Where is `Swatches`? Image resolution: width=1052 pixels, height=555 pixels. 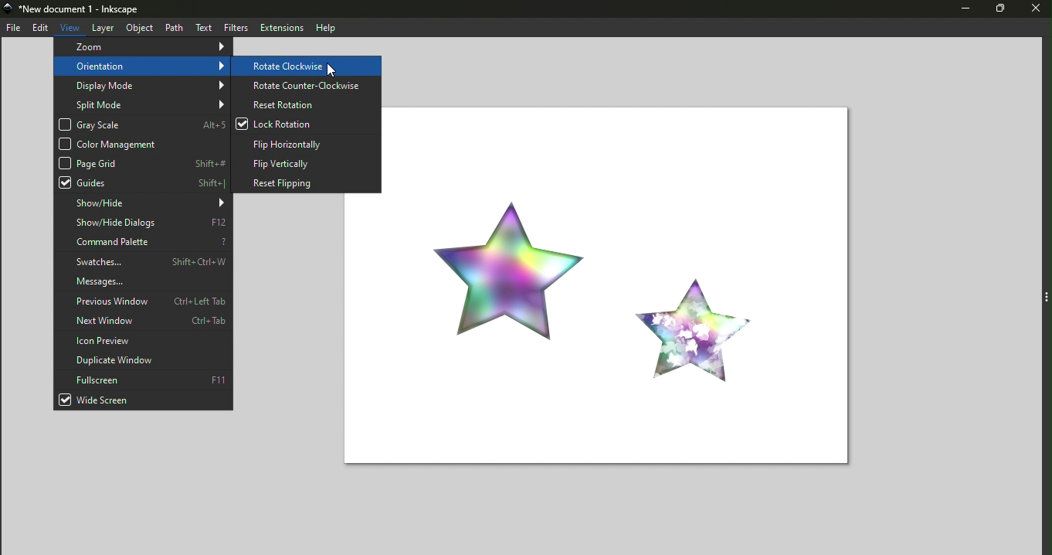 Swatches is located at coordinates (146, 261).